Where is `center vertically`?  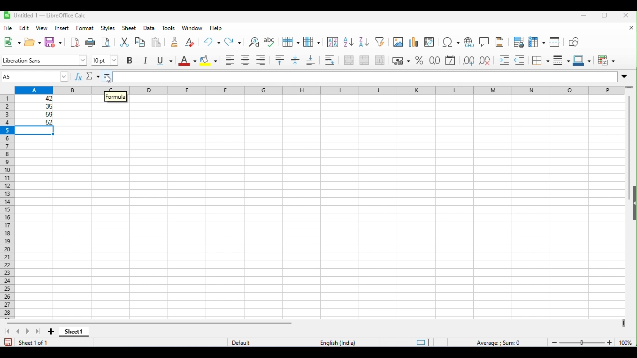
center vertically is located at coordinates (295, 60).